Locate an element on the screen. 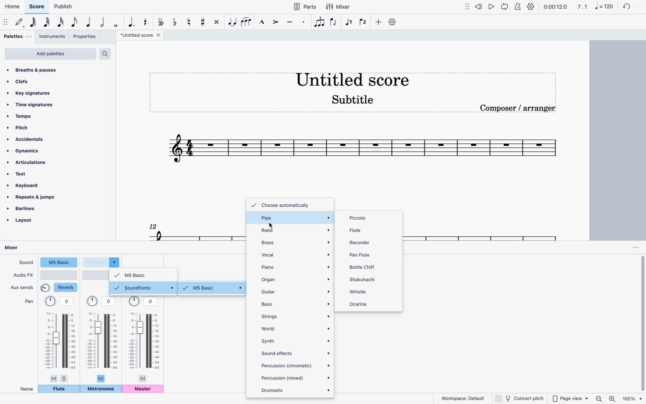  options is located at coordinates (633, 247).